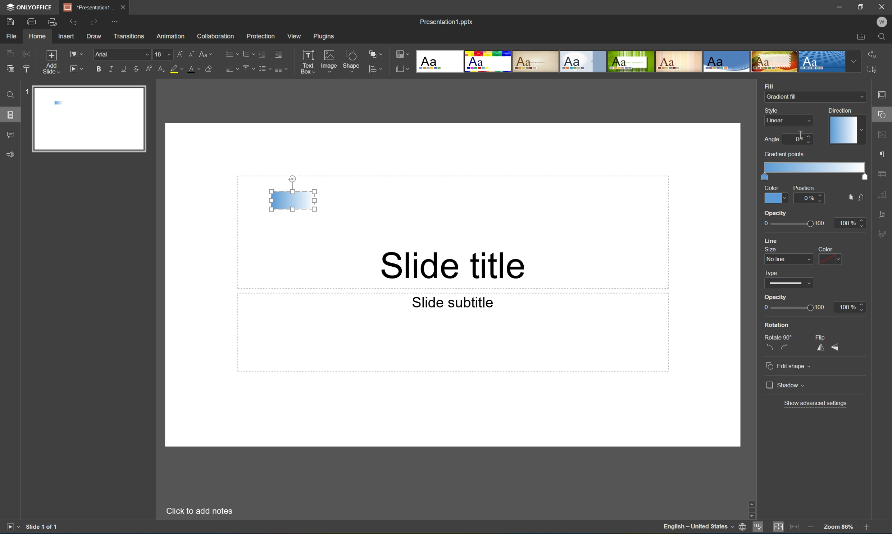  Describe the element at coordinates (795, 528) in the screenshot. I see `Fit to width` at that location.